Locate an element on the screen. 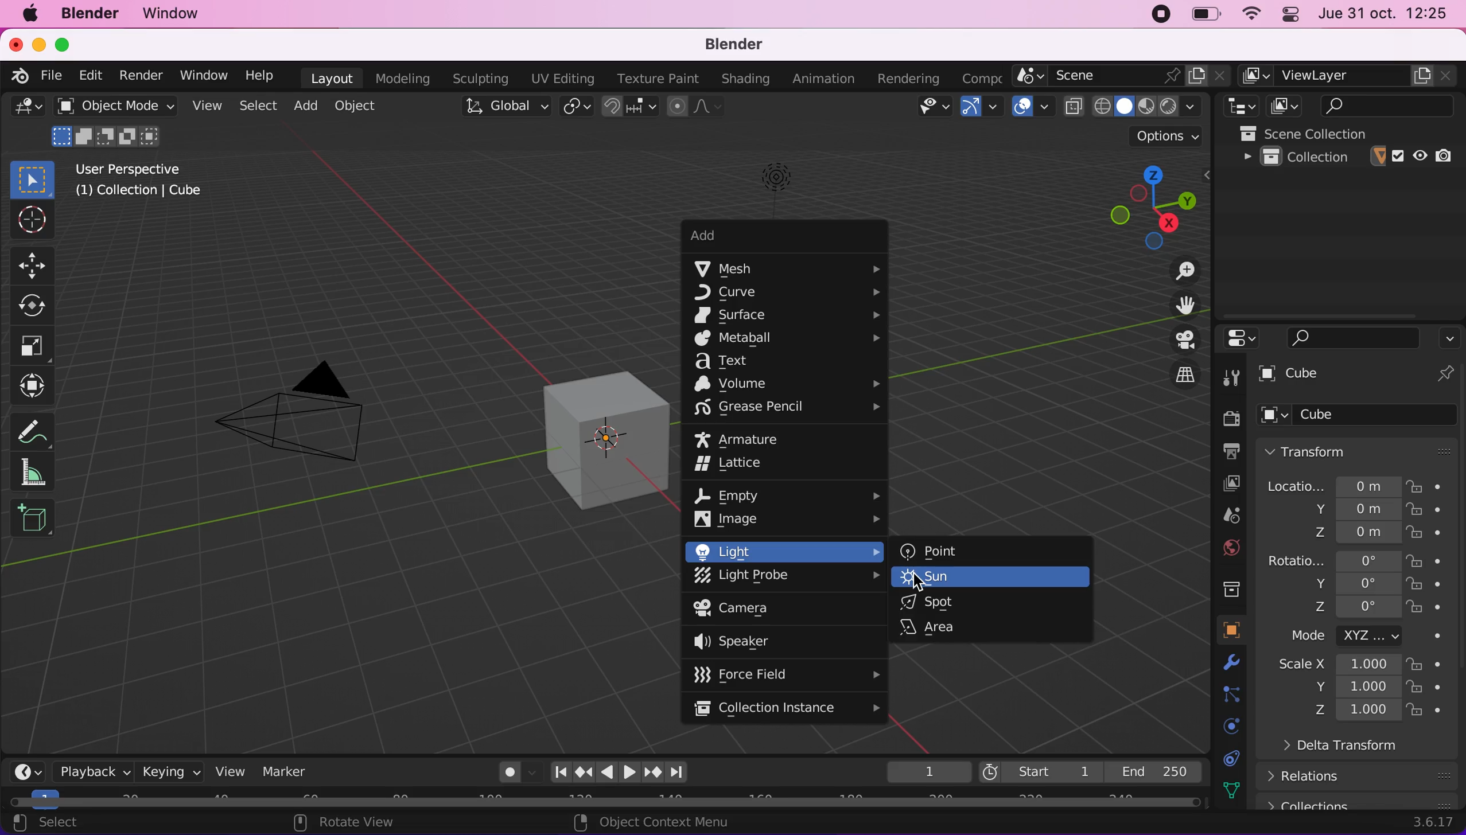 The height and width of the screenshot is (835, 1466). shading is located at coordinates (742, 80).